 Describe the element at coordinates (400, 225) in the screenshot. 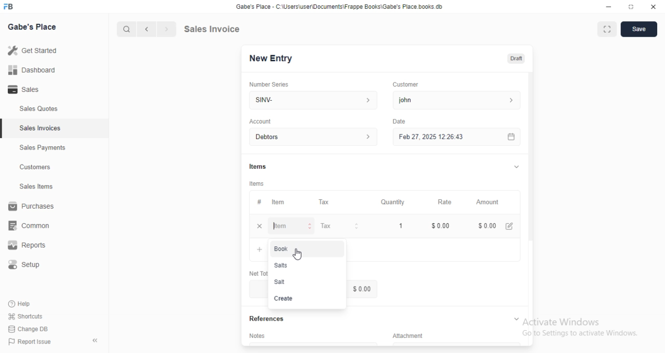

I see `1` at that location.